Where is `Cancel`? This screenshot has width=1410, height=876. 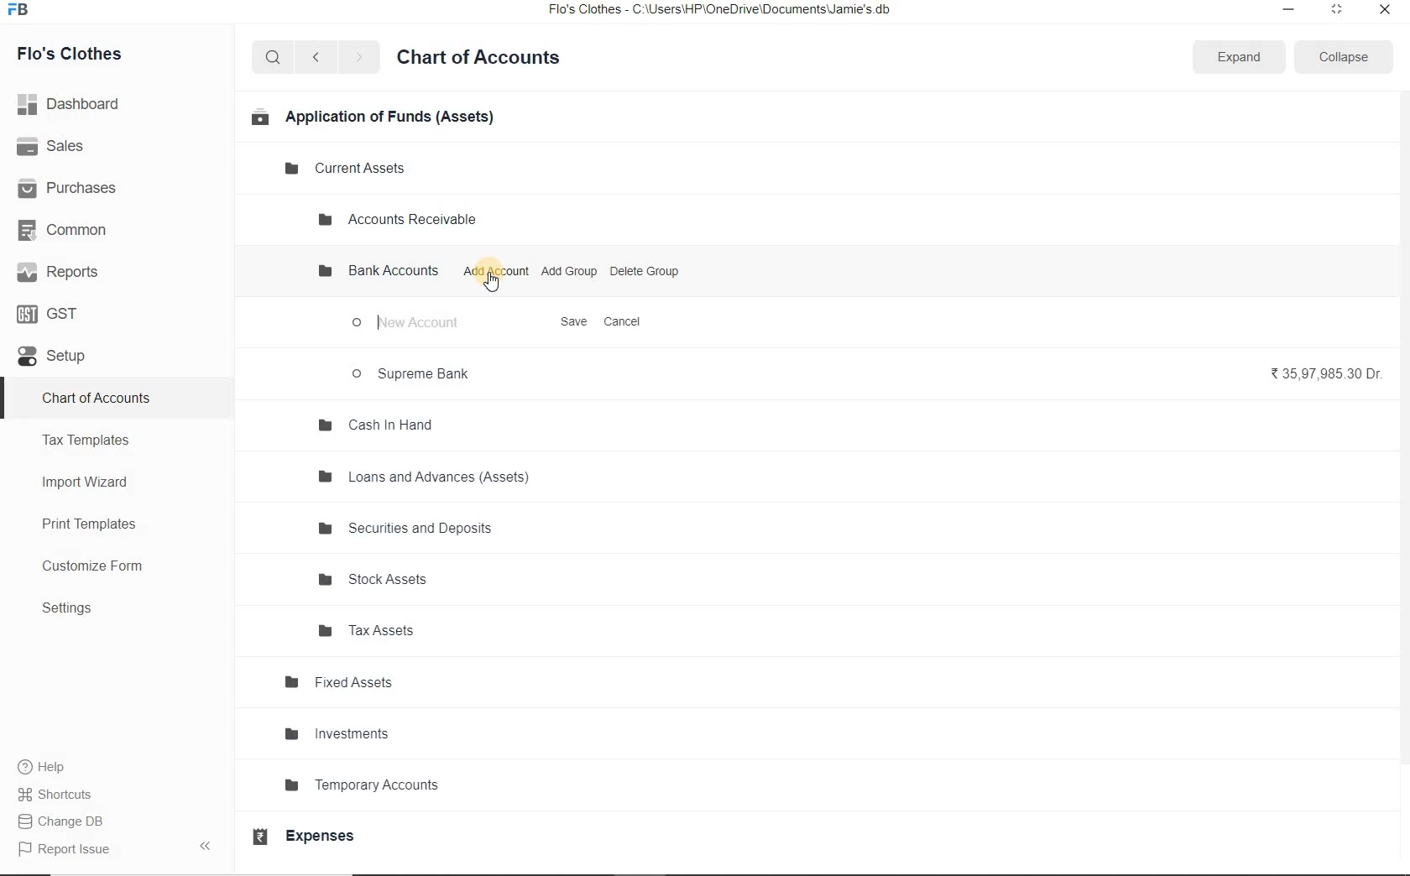 Cancel is located at coordinates (625, 323).